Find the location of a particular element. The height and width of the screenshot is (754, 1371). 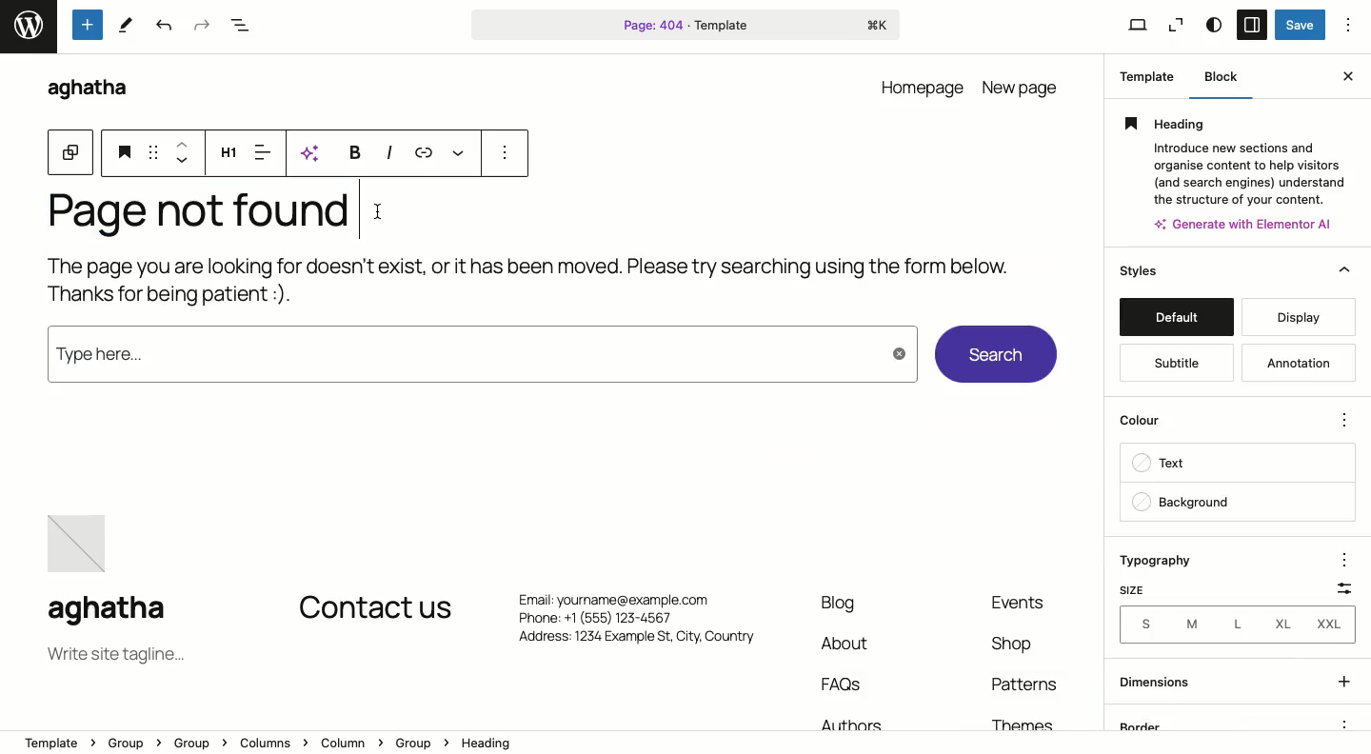

new page is located at coordinates (1023, 86).